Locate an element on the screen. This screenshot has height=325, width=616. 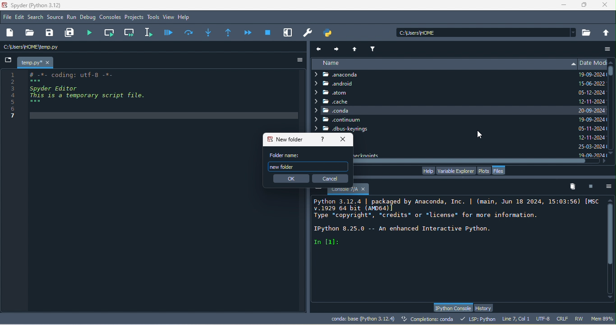
run current cell and go to the next one is located at coordinates (130, 32).